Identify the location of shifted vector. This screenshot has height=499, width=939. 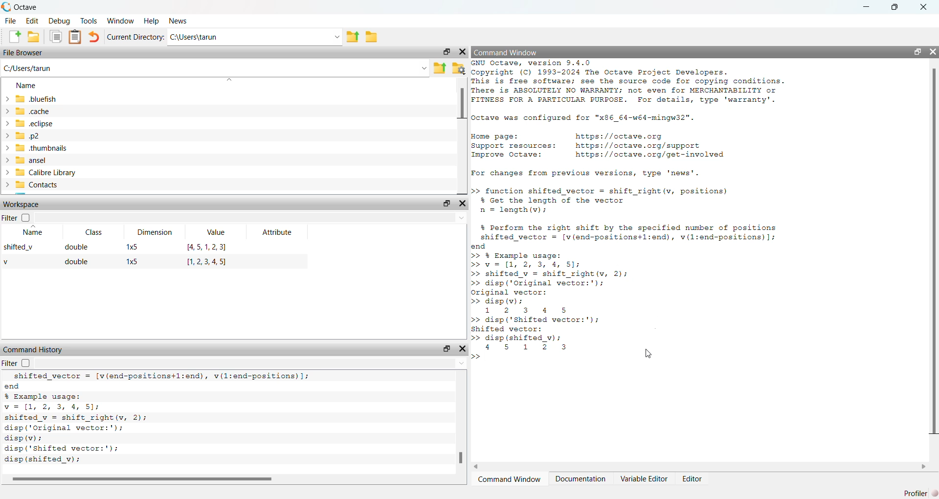
(160, 377).